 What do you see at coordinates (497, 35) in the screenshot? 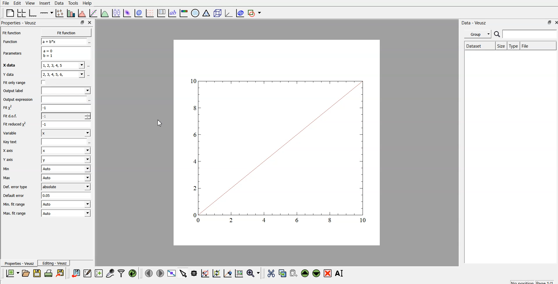
I see `search` at bounding box center [497, 35].